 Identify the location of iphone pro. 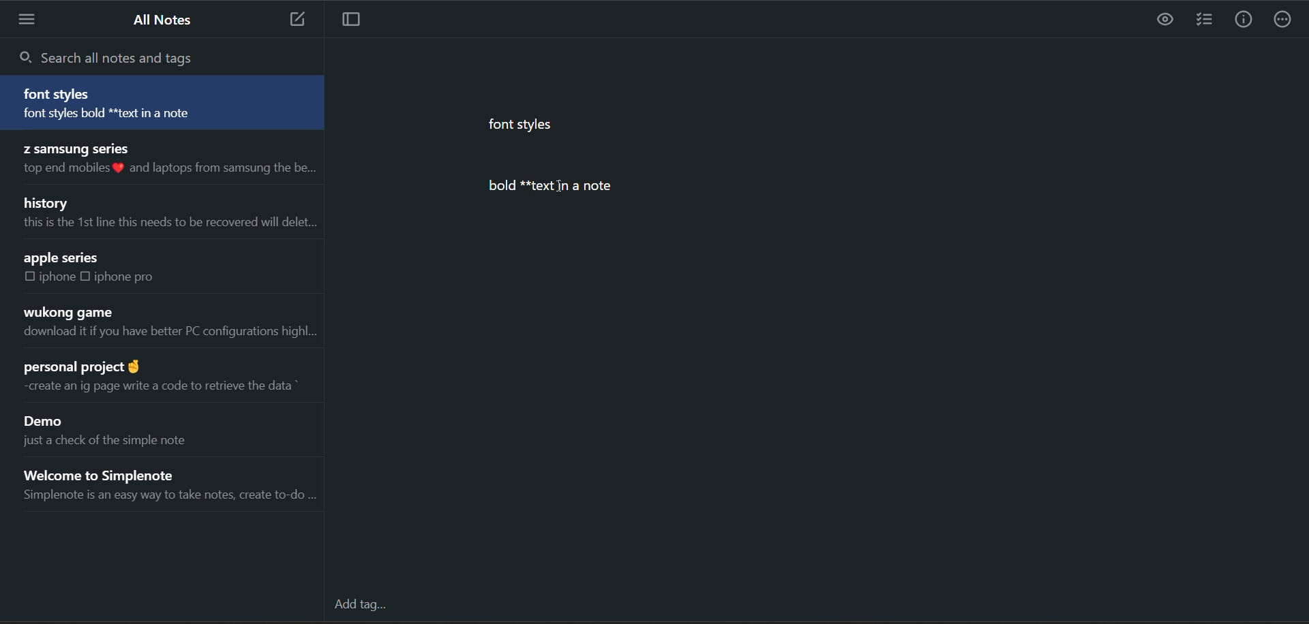
(125, 277).